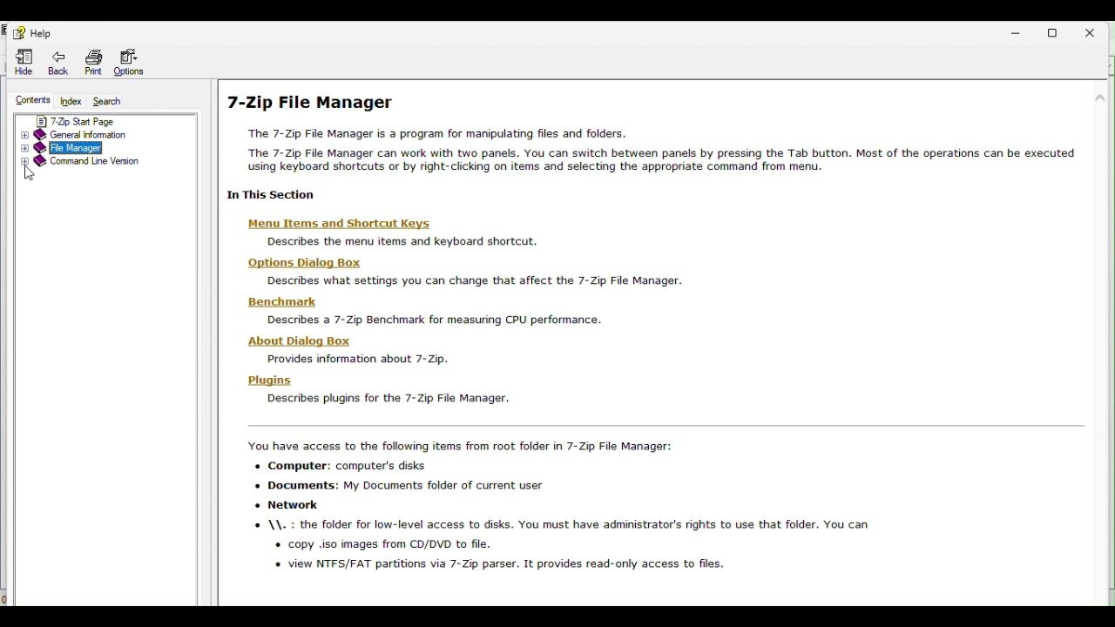 The height and width of the screenshot is (627, 1115). I want to click on Minimise , so click(1020, 30).